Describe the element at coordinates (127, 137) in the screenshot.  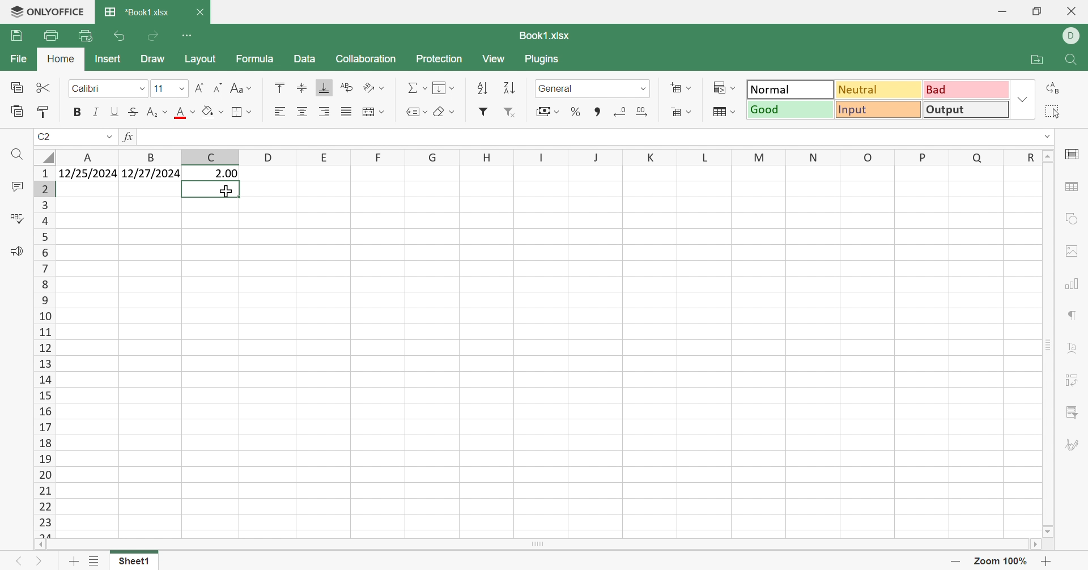
I see `fx` at that location.